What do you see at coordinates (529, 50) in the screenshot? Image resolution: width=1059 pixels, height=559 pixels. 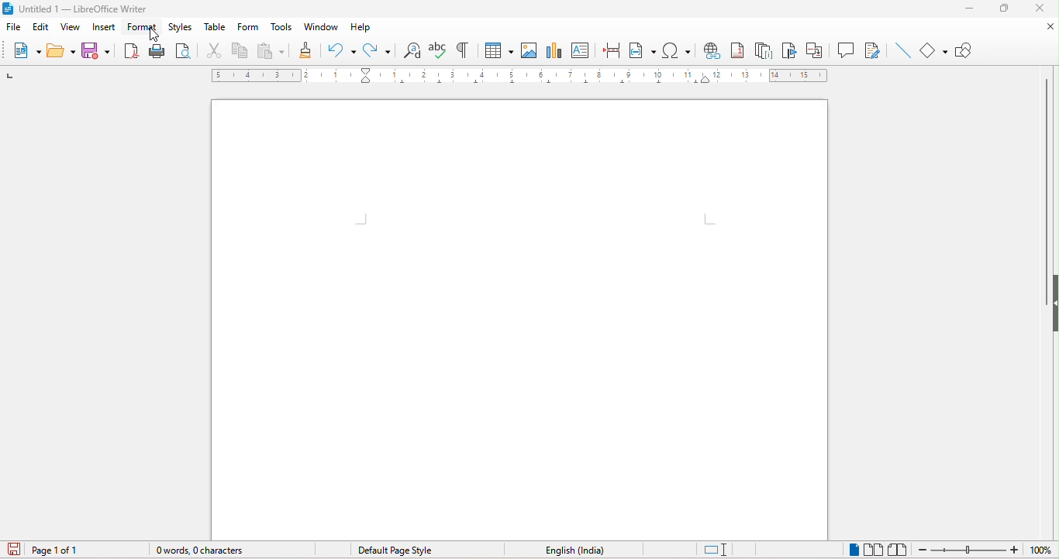 I see `insert image` at bounding box center [529, 50].